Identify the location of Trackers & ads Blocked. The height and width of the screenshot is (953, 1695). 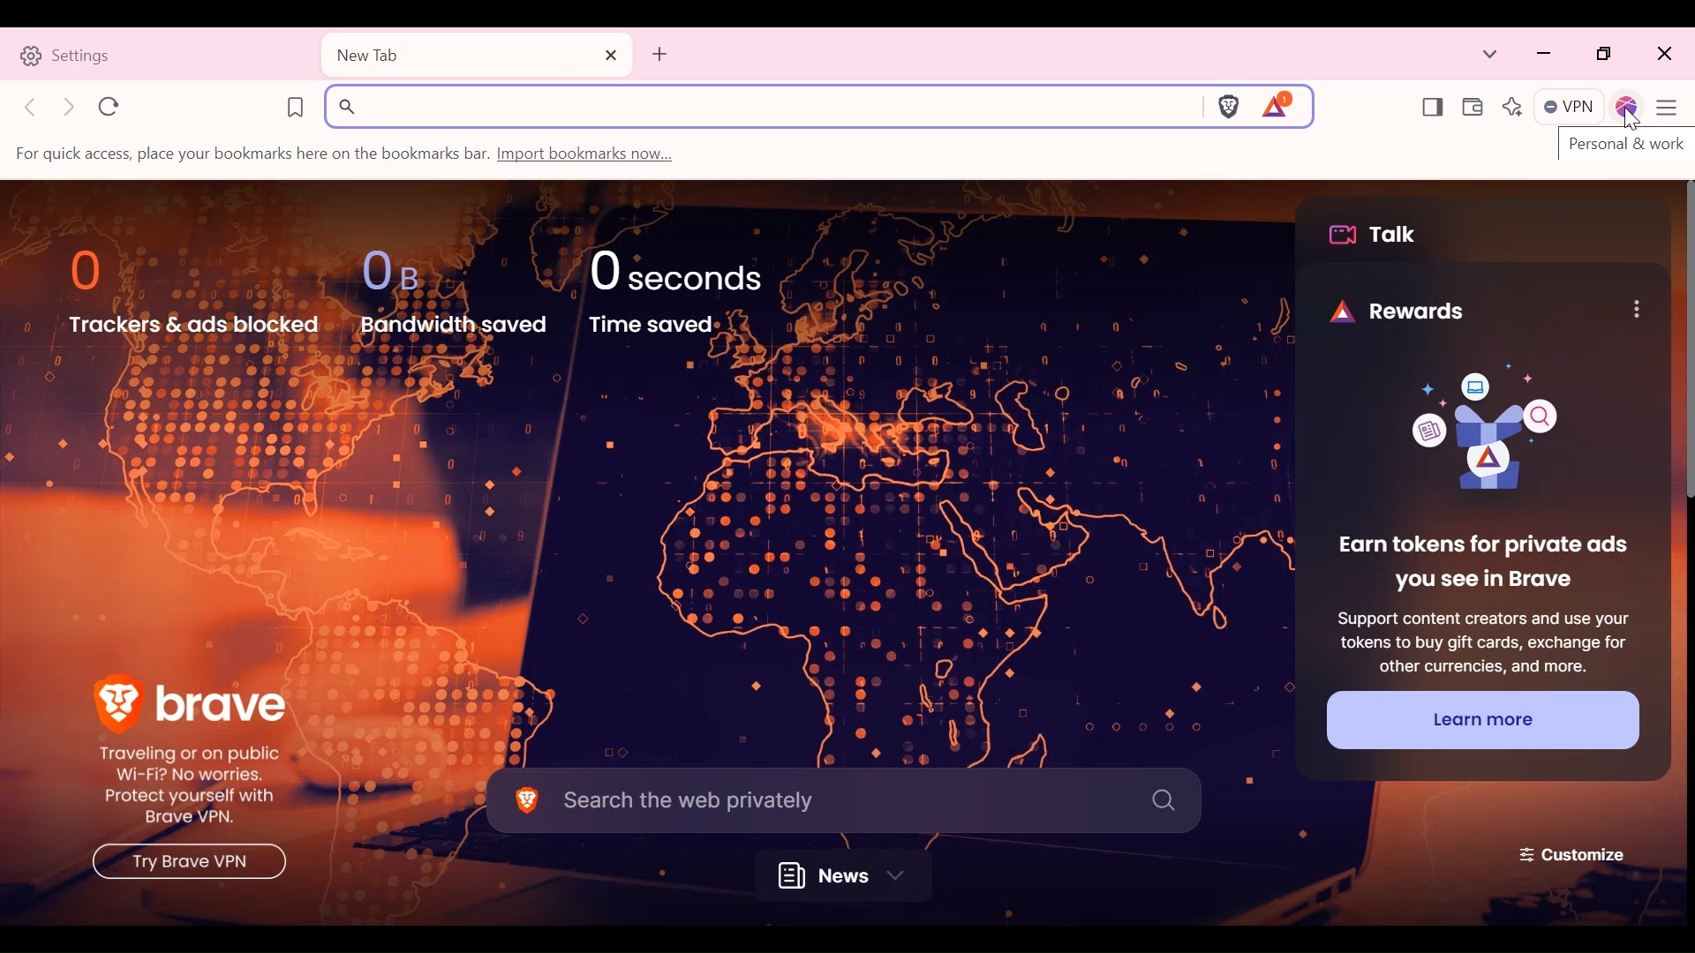
(195, 291).